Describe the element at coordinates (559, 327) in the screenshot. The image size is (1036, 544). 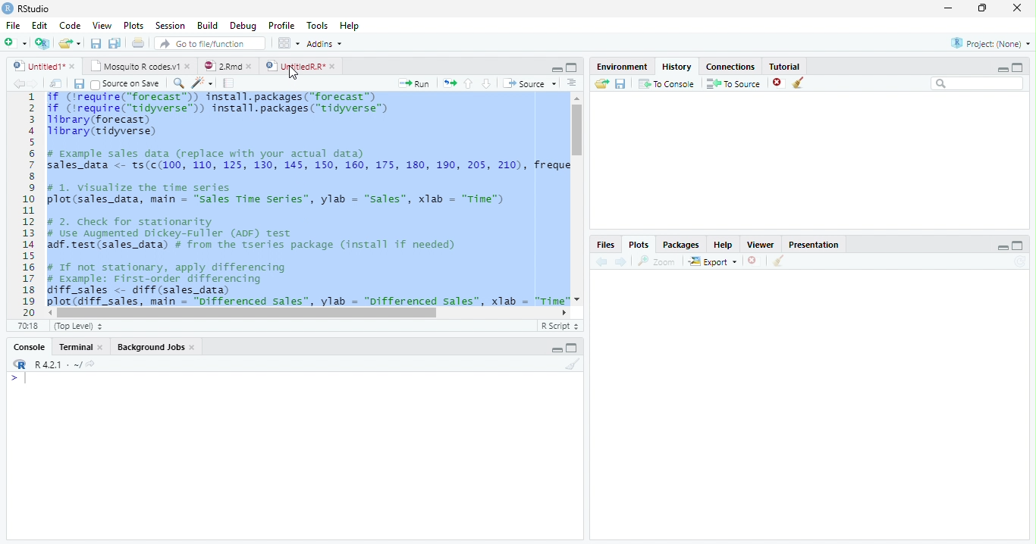
I see `R Script` at that location.